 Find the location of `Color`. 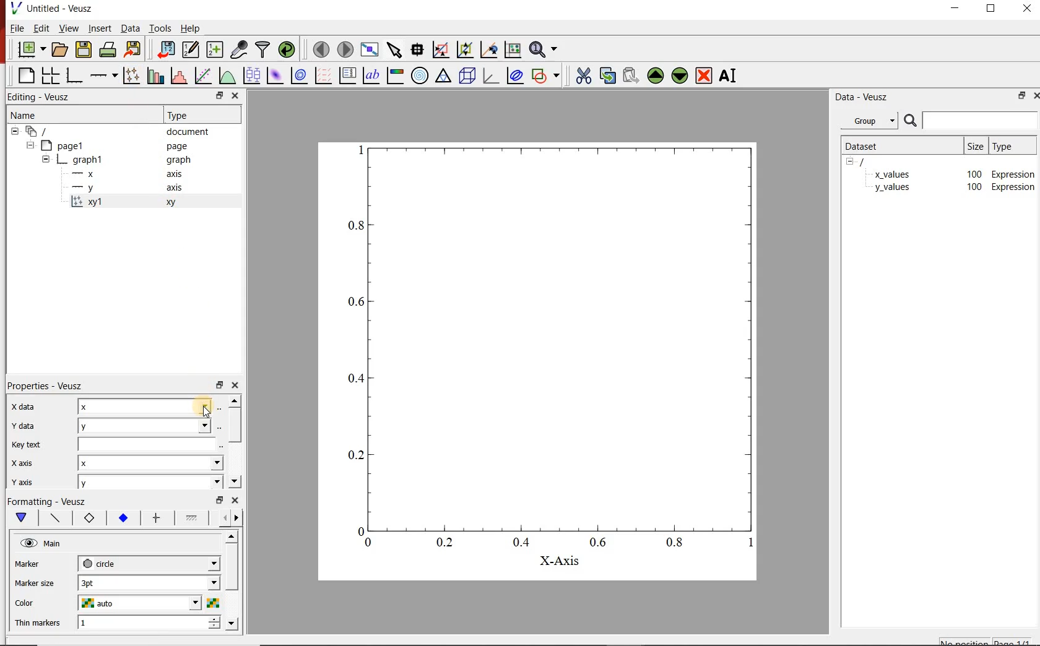

Color is located at coordinates (27, 604).